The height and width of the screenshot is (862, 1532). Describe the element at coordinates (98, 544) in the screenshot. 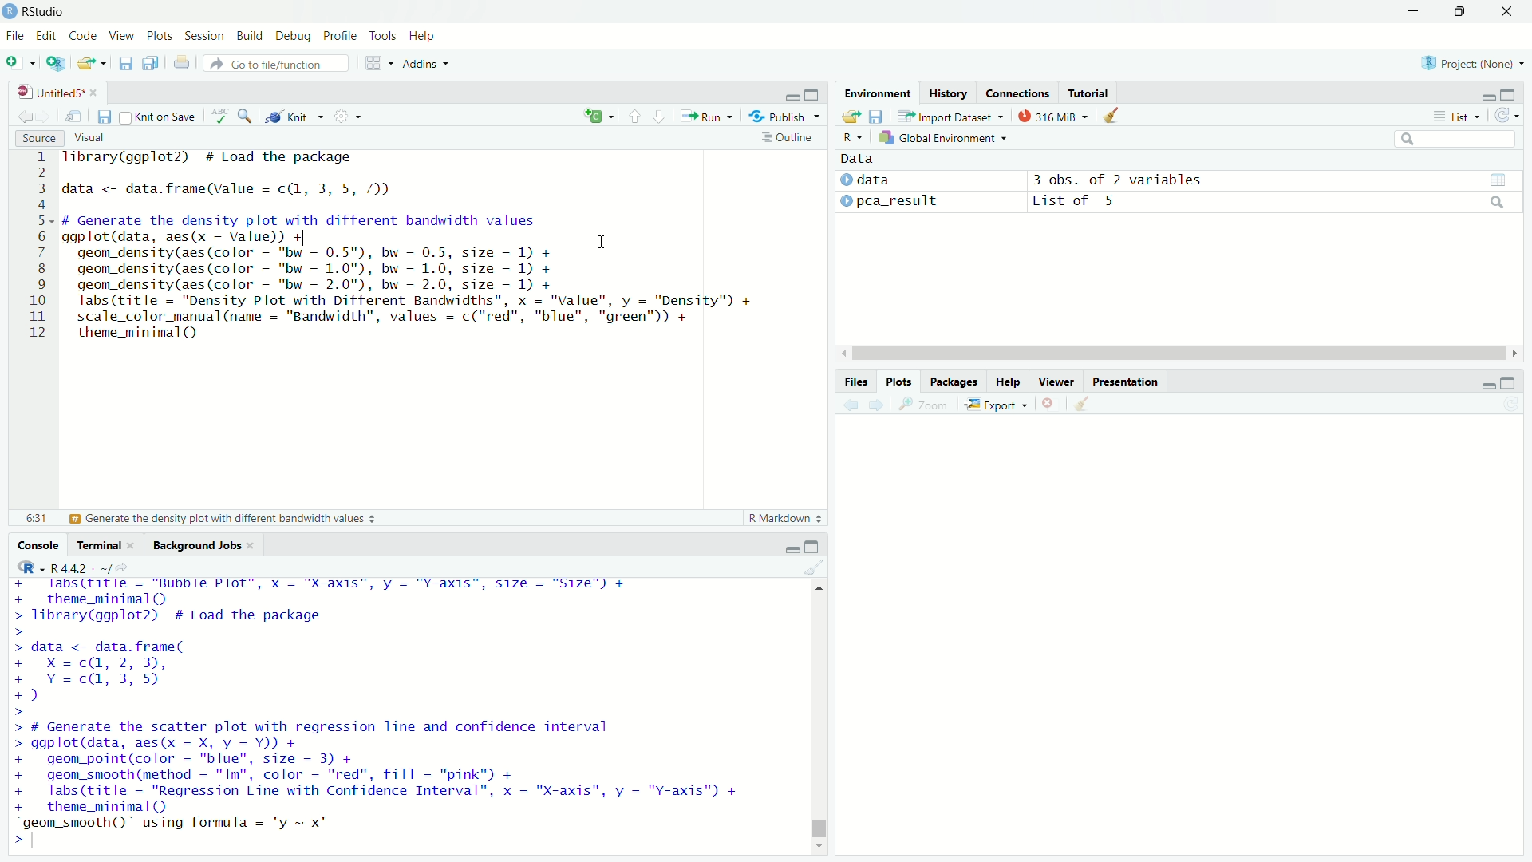

I see `Terminal` at that location.